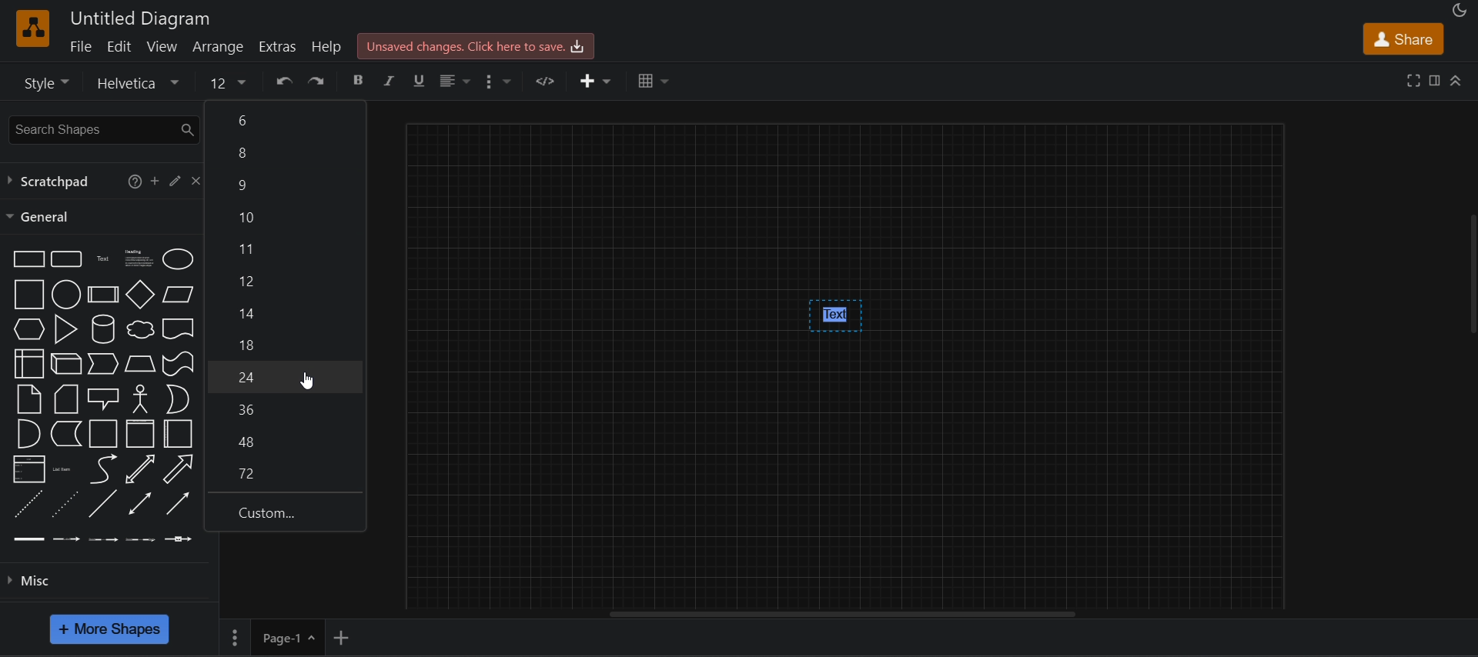  I want to click on Or, so click(179, 399).